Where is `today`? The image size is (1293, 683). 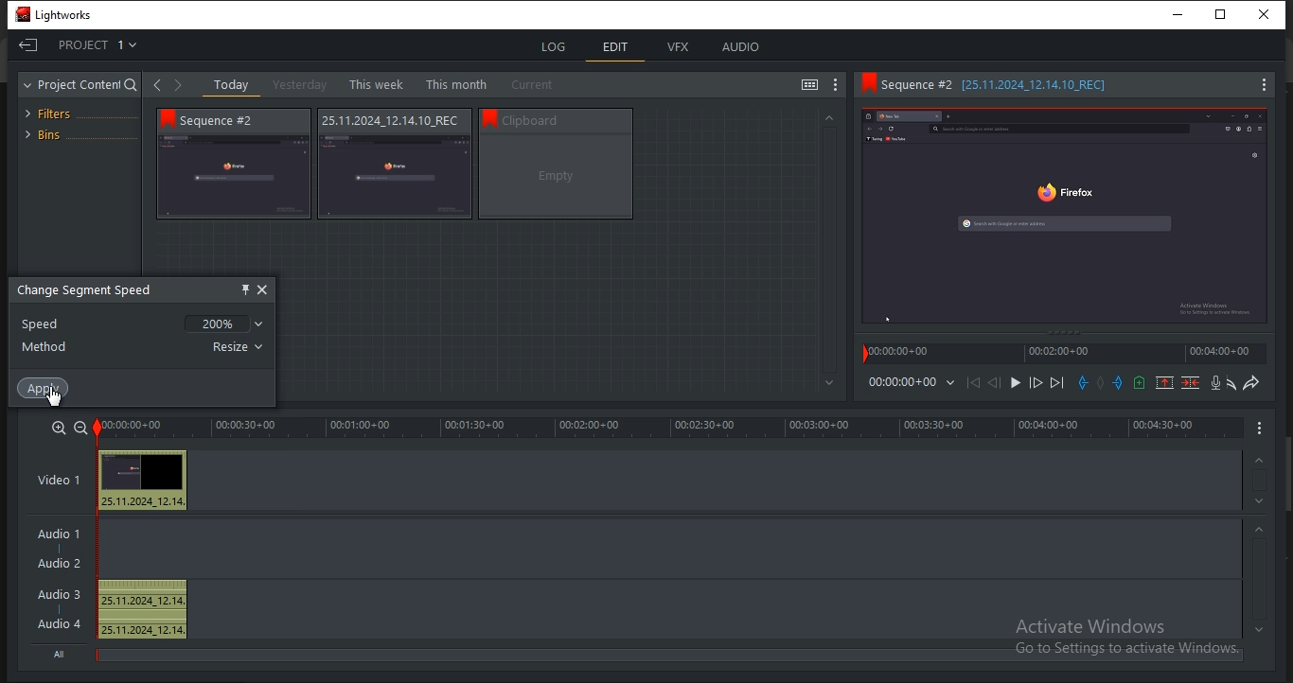 today is located at coordinates (232, 85).